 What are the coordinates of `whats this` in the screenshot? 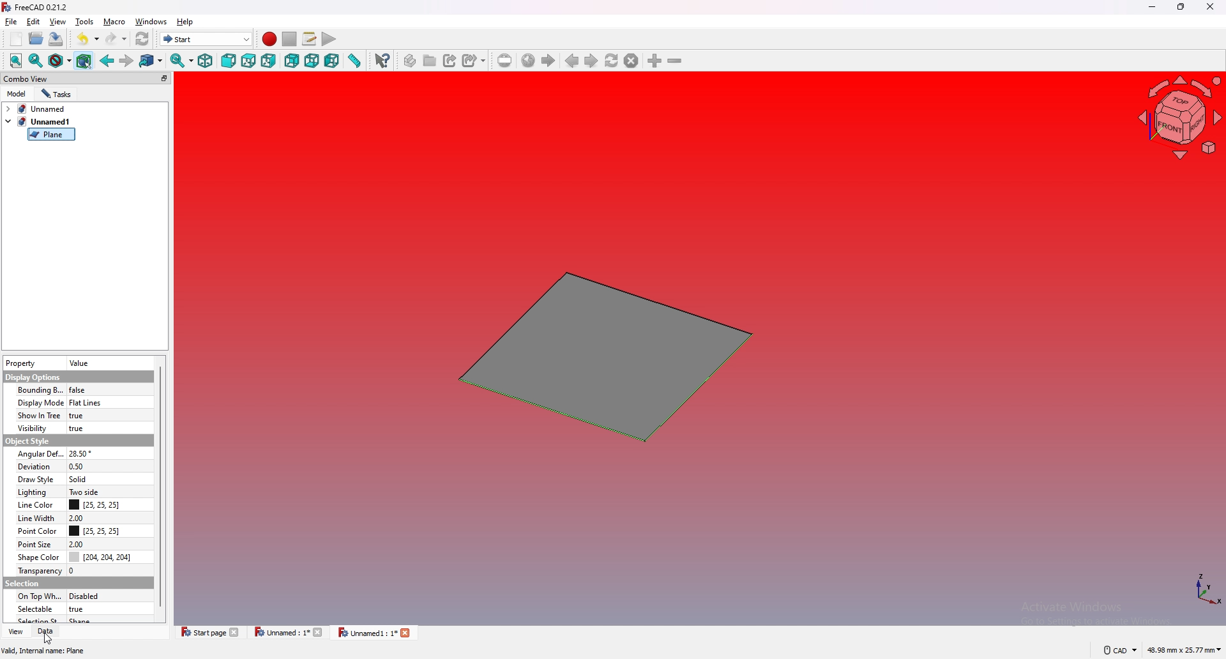 It's located at (382, 61).